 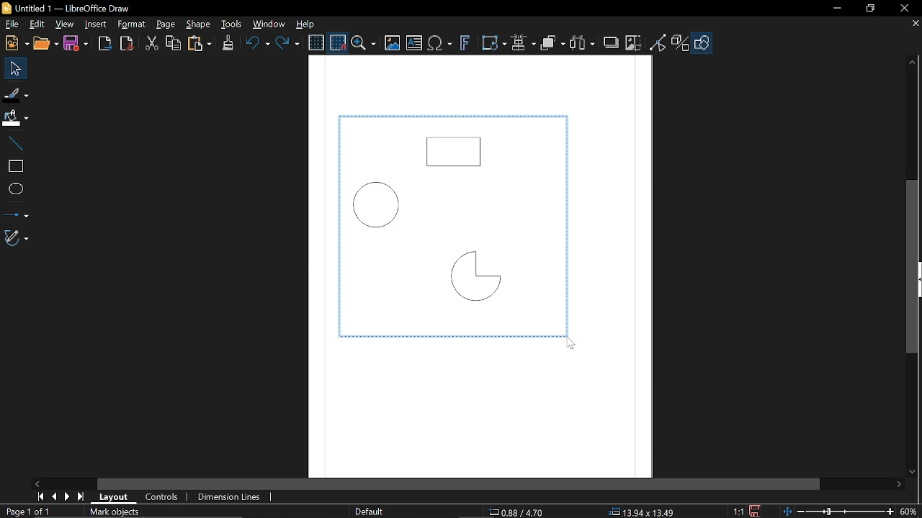 What do you see at coordinates (232, 24) in the screenshot?
I see `Tools` at bounding box center [232, 24].